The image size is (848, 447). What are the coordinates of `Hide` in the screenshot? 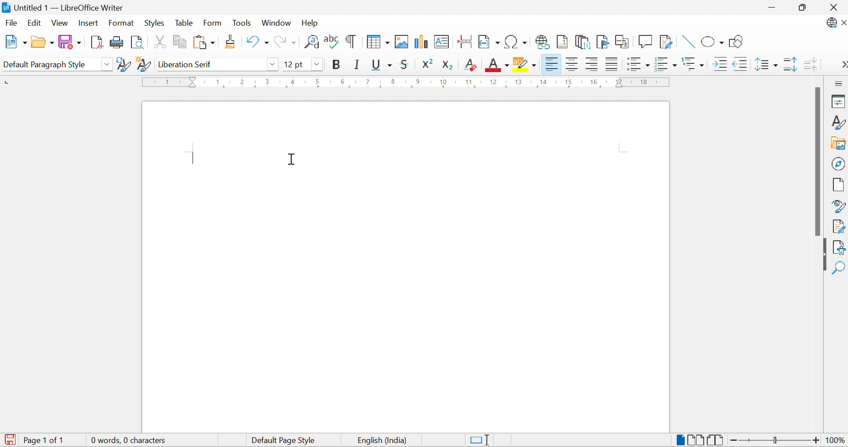 It's located at (823, 254).